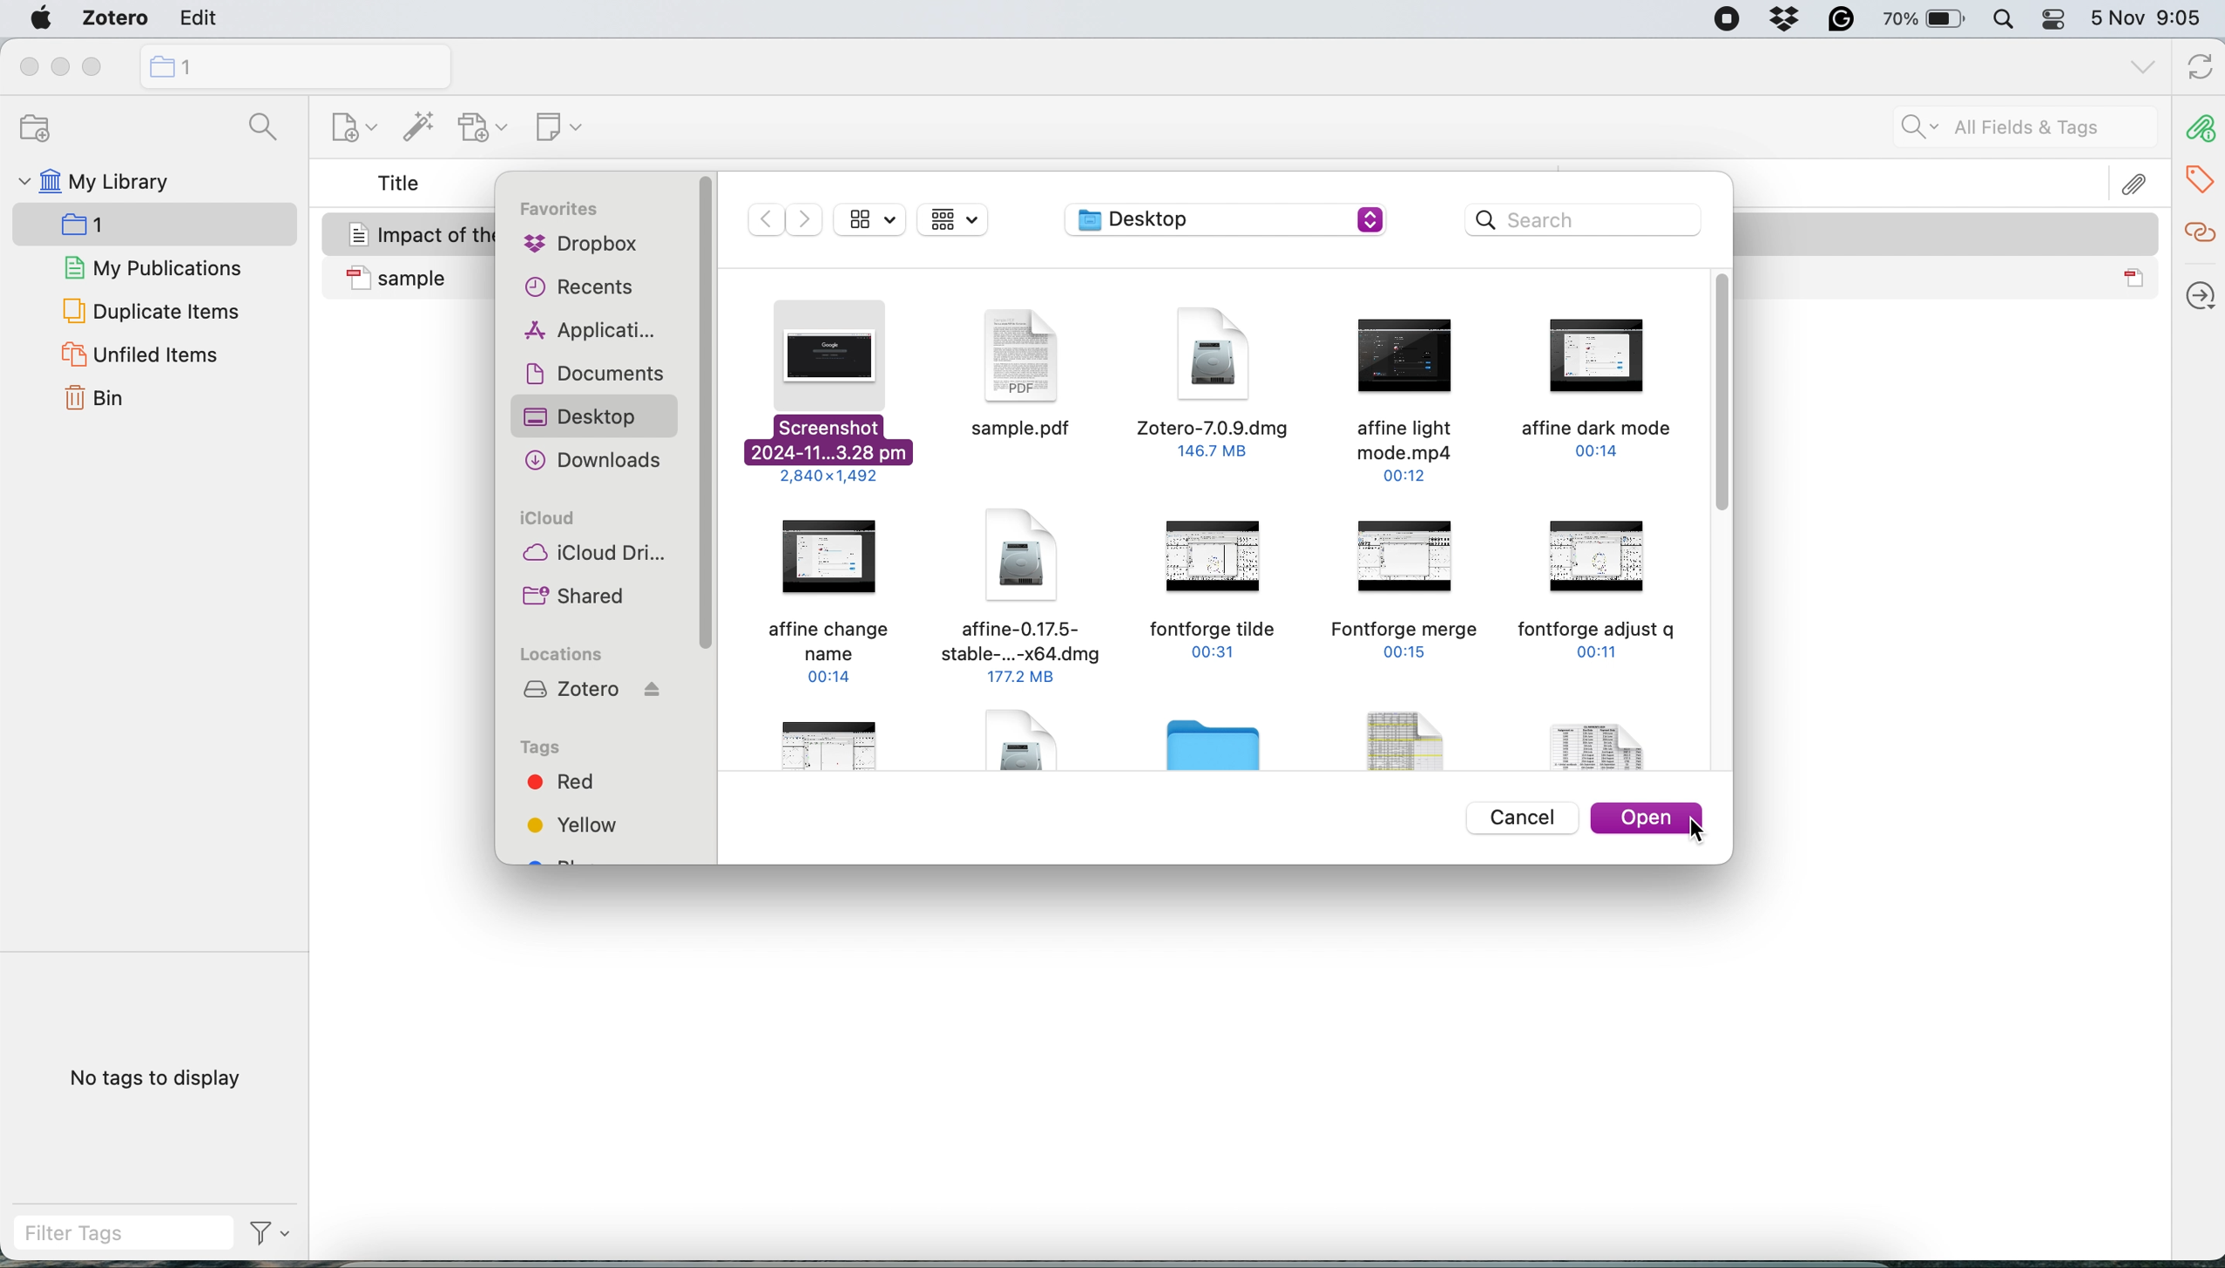 Image resolution: width=2225 pixels, height=1268 pixels. What do you see at coordinates (2202, 176) in the screenshot?
I see `tags` at bounding box center [2202, 176].